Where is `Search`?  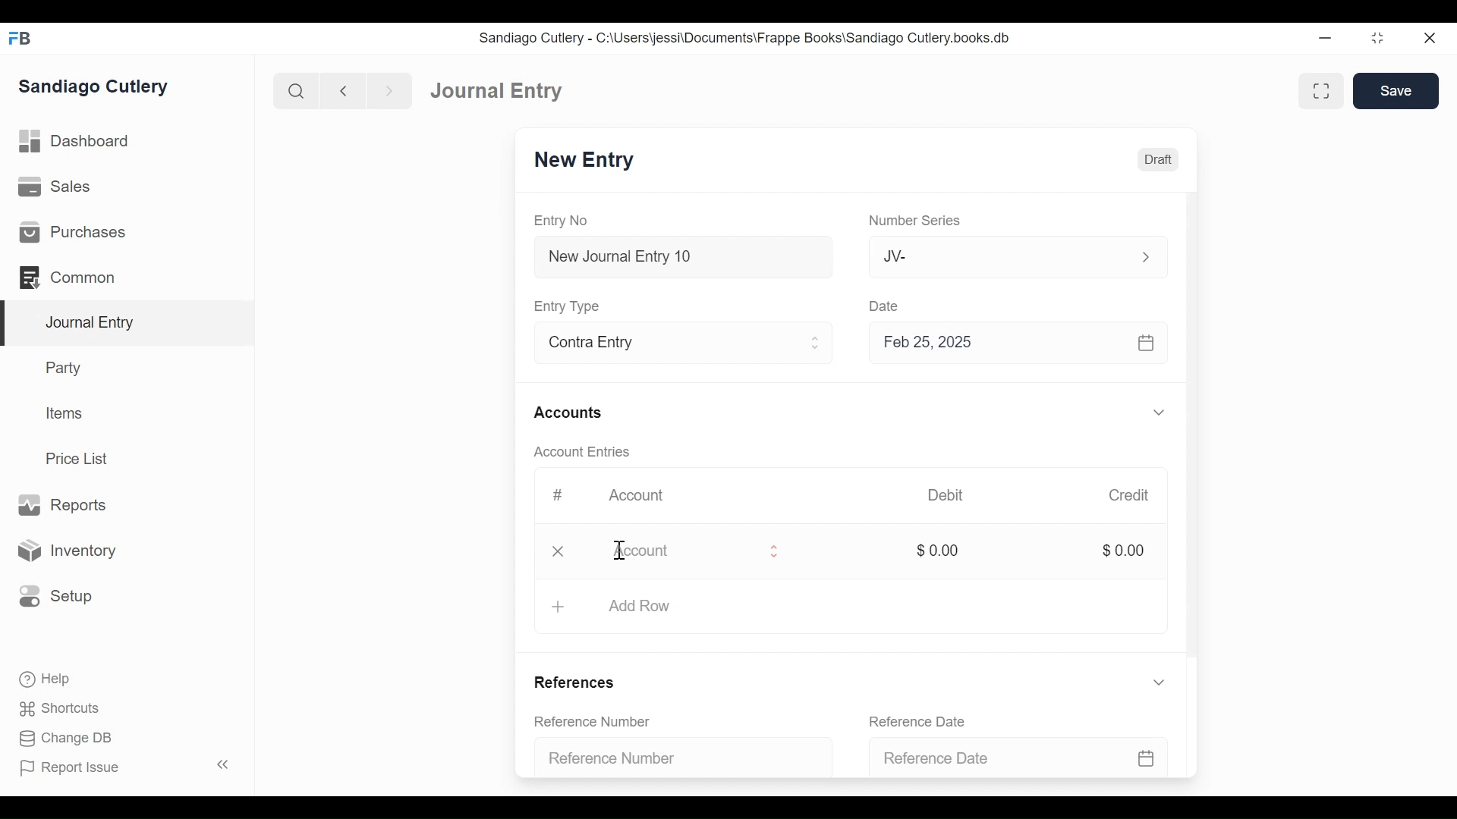
Search is located at coordinates (297, 90).